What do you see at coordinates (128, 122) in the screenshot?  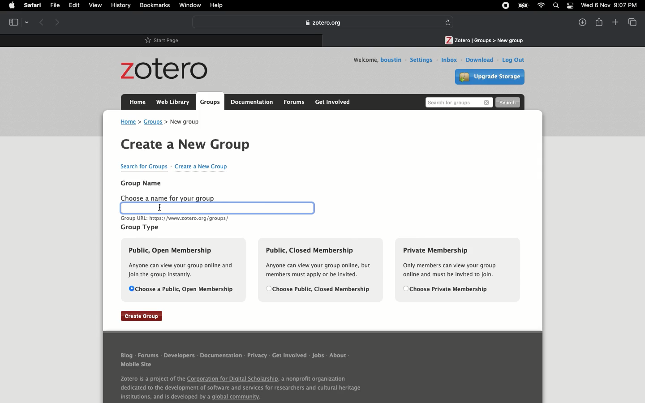 I see `Home` at bounding box center [128, 122].